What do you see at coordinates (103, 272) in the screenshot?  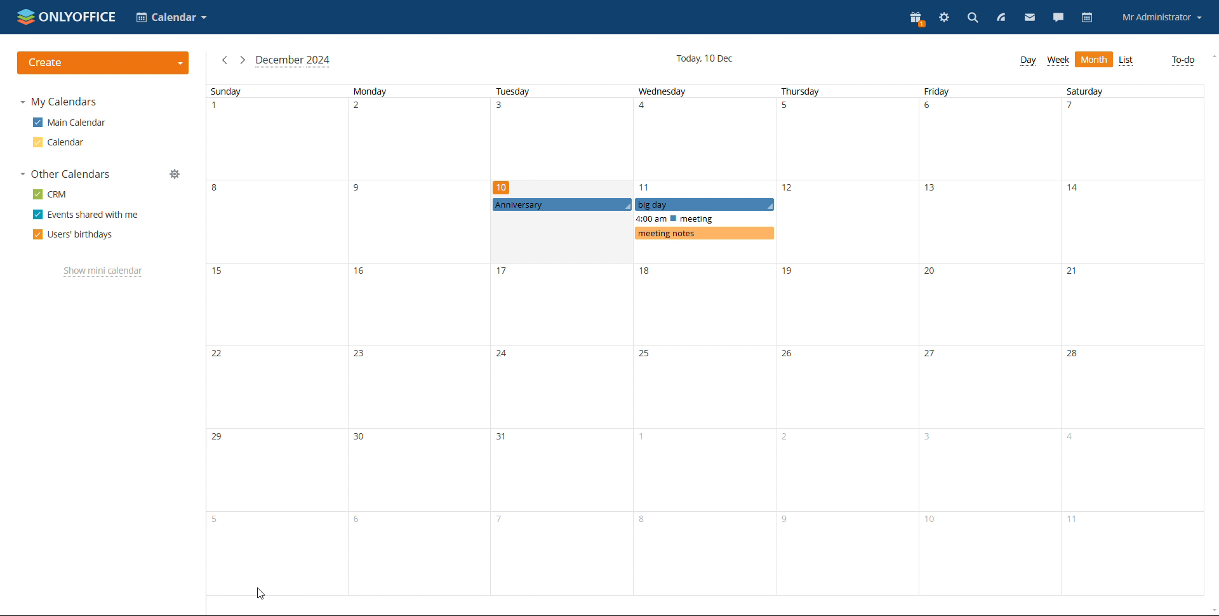 I see `show mini calendar` at bounding box center [103, 272].